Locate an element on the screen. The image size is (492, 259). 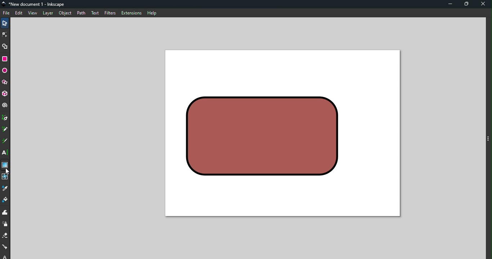
Rectangle tool is located at coordinates (6, 59).